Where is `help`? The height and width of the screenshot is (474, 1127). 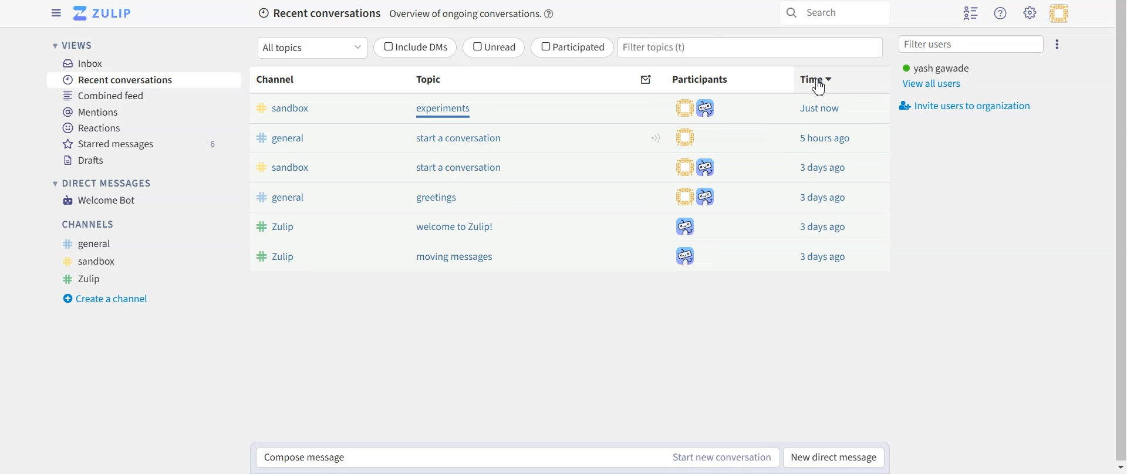
help is located at coordinates (550, 14).